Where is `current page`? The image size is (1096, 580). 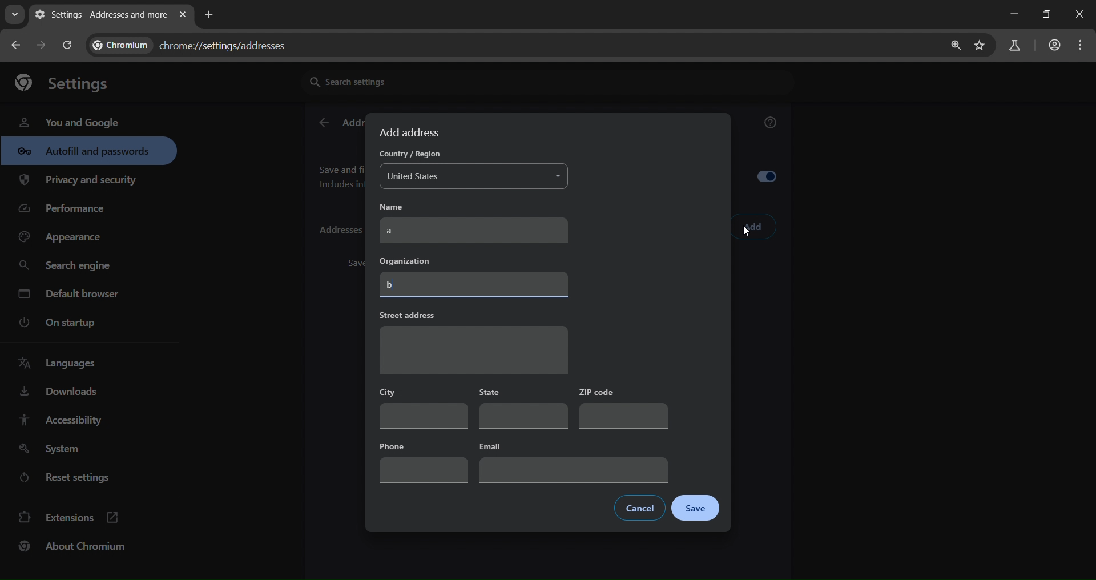 current page is located at coordinates (99, 14).